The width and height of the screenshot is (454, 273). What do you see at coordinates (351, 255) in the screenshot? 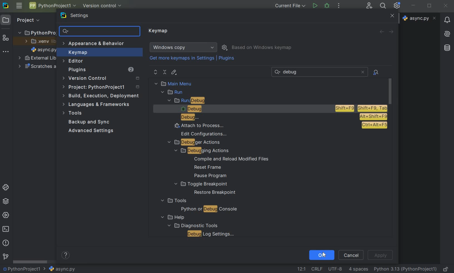
I see `cancel` at bounding box center [351, 255].